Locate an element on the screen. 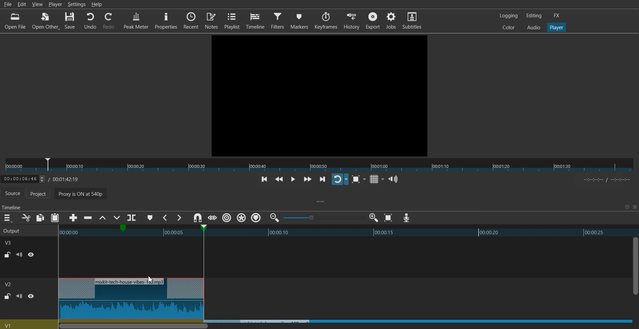  Filters is located at coordinates (279, 20).